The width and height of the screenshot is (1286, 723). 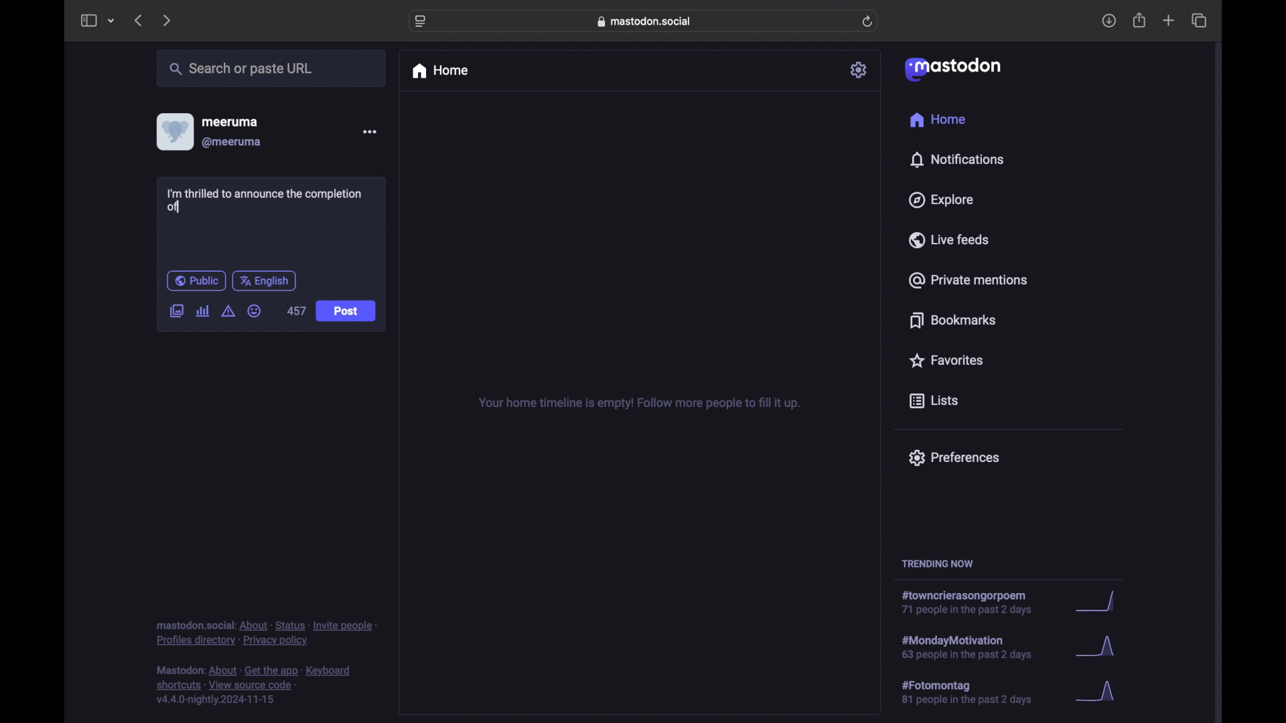 What do you see at coordinates (204, 311) in the screenshot?
I see `add poll` at bounding box center [204, 311].